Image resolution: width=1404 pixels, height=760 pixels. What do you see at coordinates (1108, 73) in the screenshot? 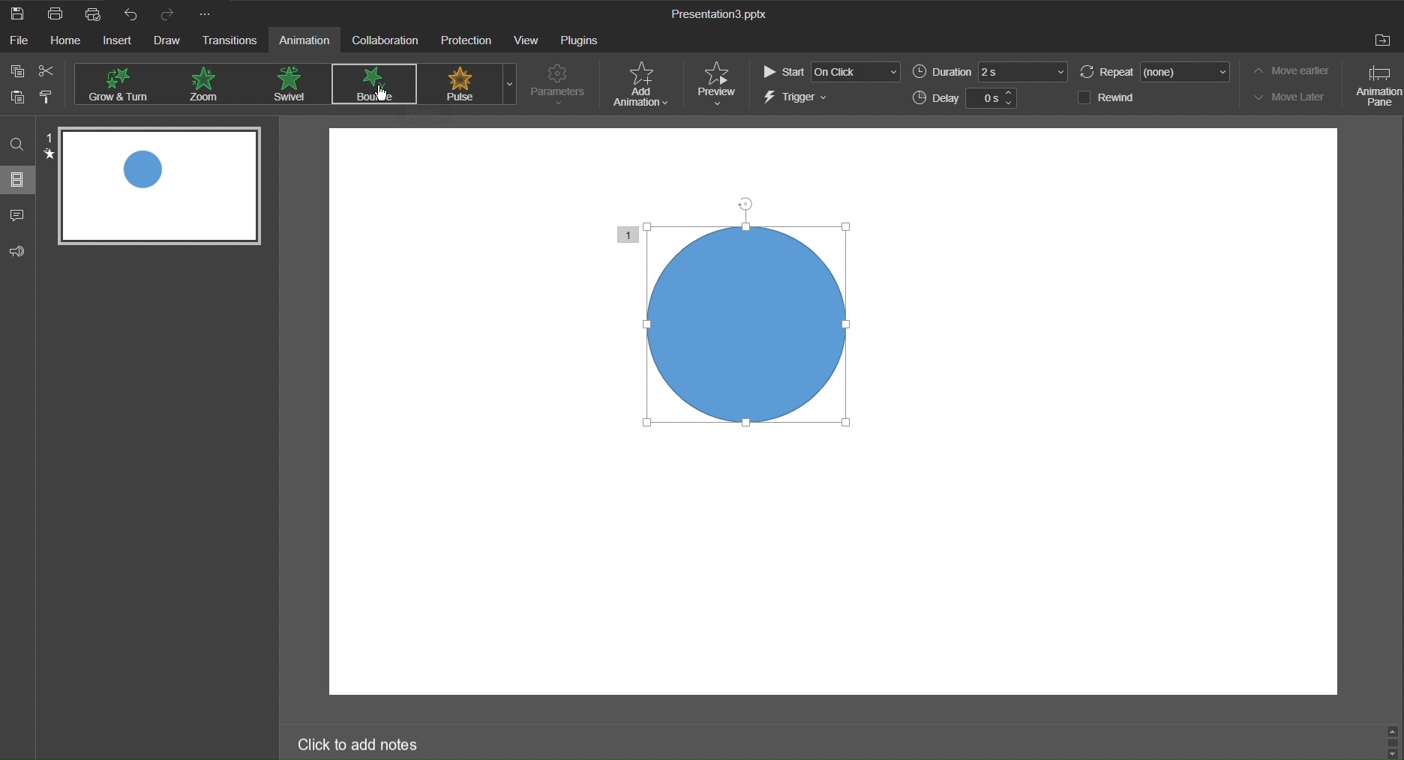
I see `Repeat:` at bounding box center [1108, 73].